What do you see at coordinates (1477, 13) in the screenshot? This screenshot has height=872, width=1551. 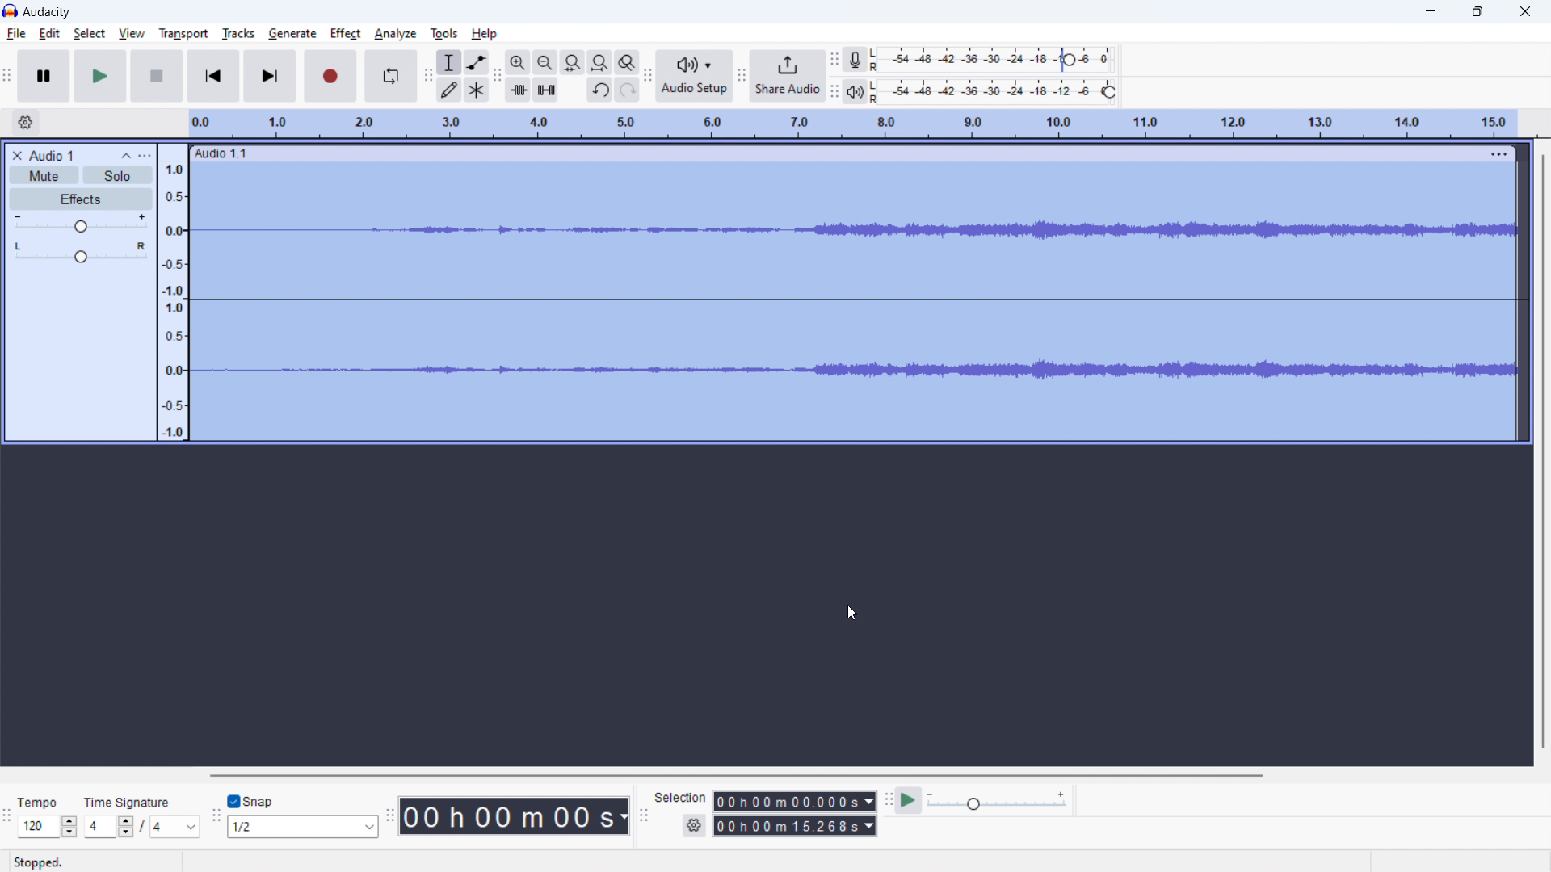 I see `maximize` at bounding box center [1477, 13].